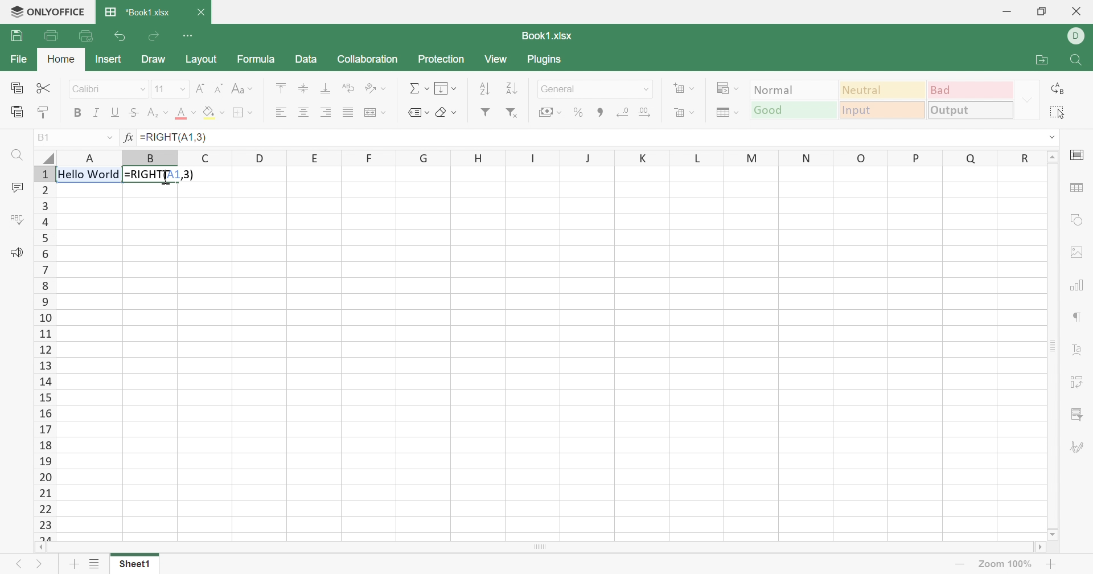 The width and height of the screenshot is (1093, 574). Describe the element at coordinates (138, 13) in the screenshot. I see `*Book1.xlsx` at that location.